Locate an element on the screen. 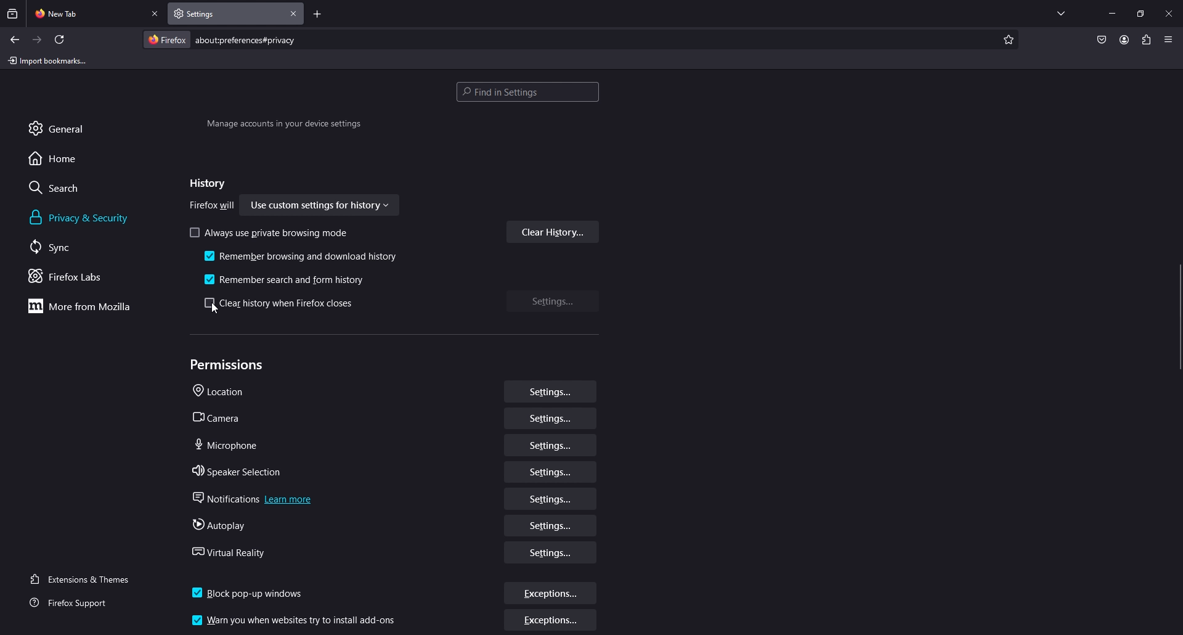  cursor is located at coordinates (214, 309).